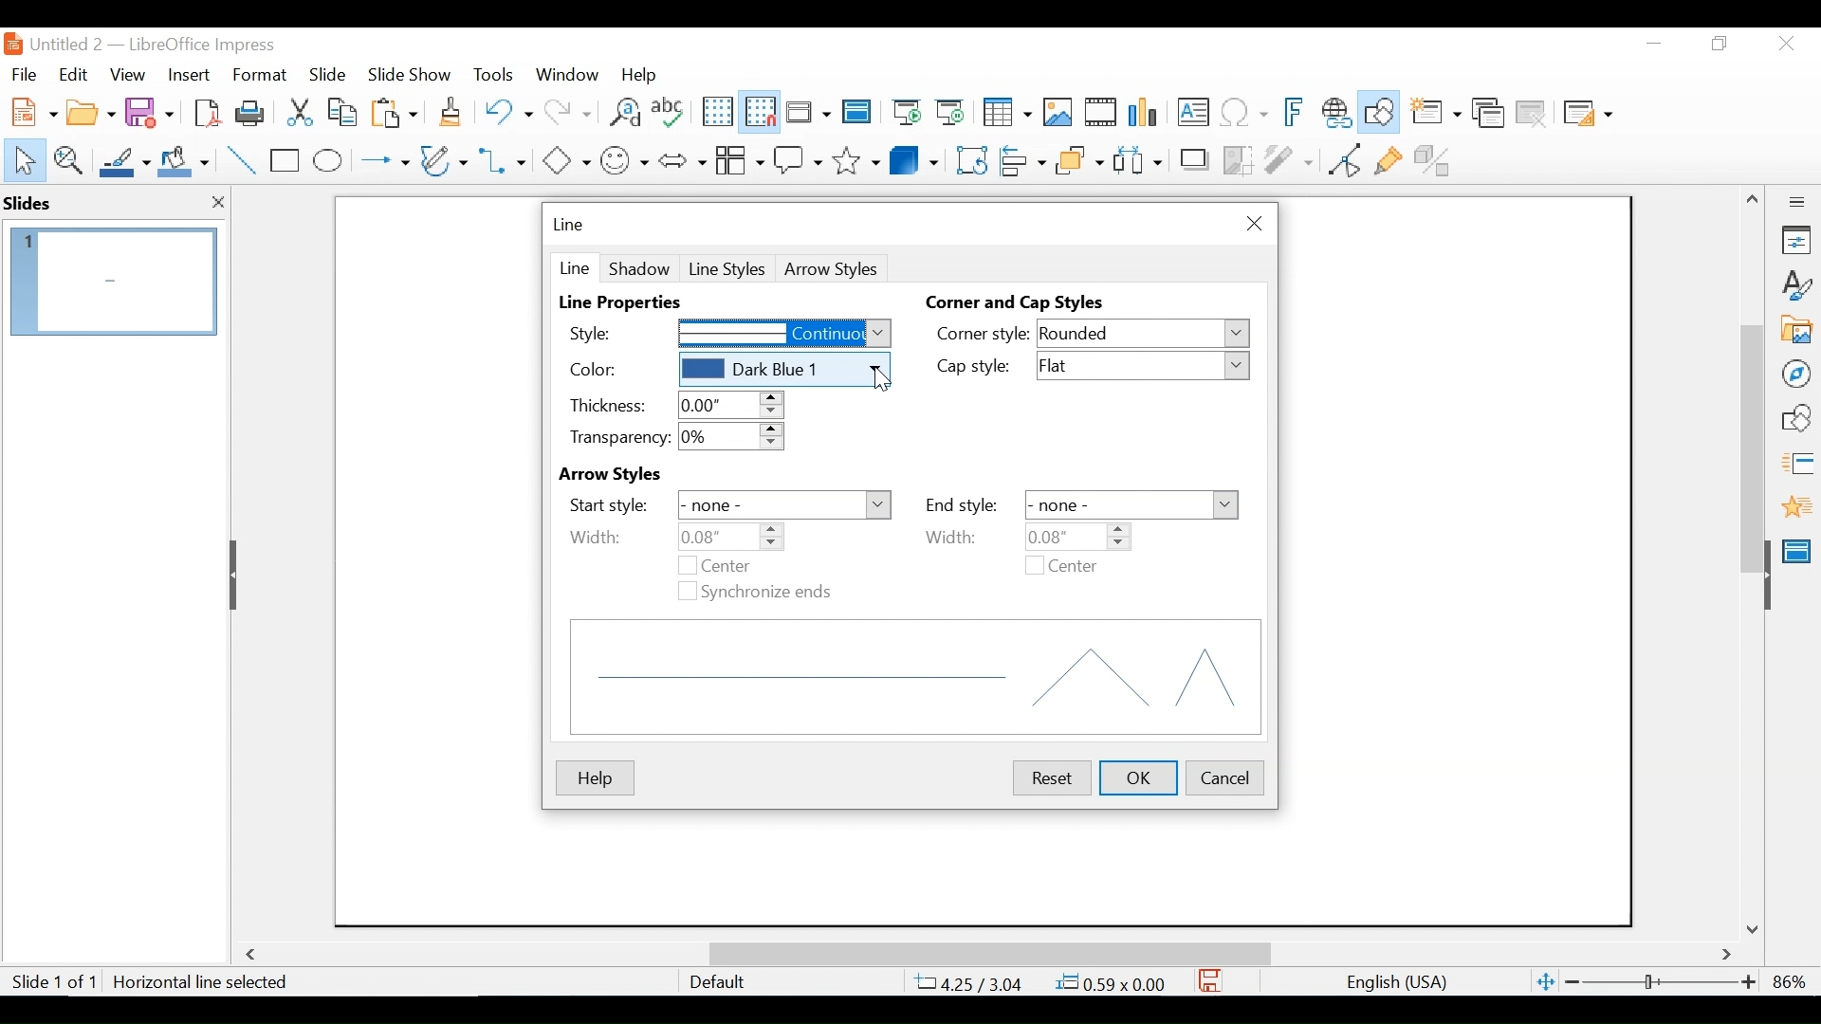 The width and height of the screenshot is (1821, 1024). What do you see at coordinates (1042, 982) in the screenshot?
I see `4.25/3.04   0.59x0.00` at bounding box center [1042, 982].